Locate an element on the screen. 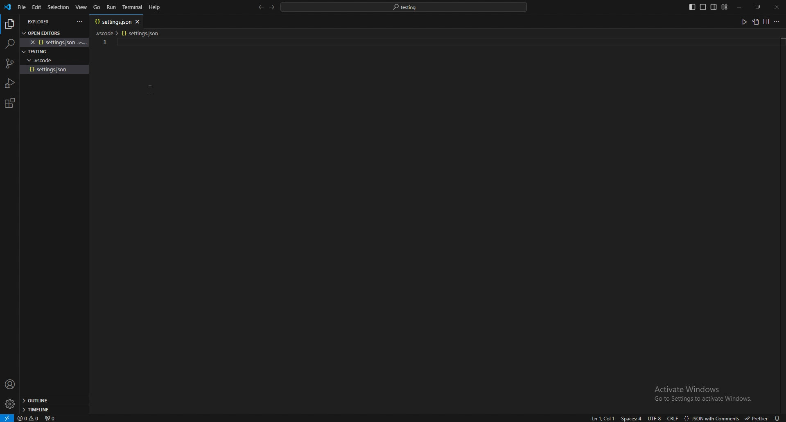 The height and width of the screenshot is (422, 786). file is located at coordinates (56, 69).